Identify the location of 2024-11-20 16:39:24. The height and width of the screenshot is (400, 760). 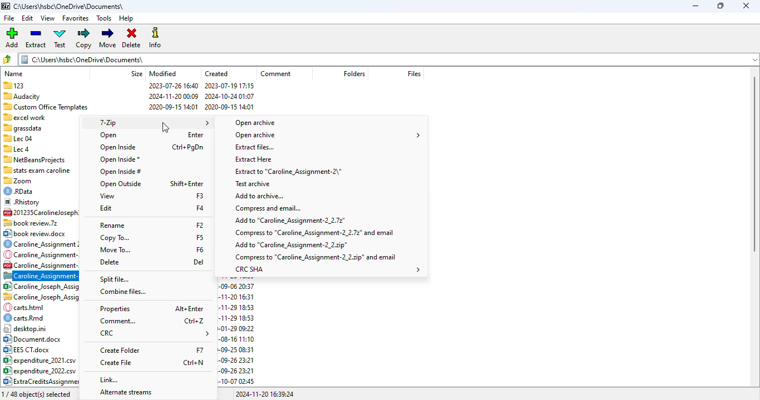
(264, 394).